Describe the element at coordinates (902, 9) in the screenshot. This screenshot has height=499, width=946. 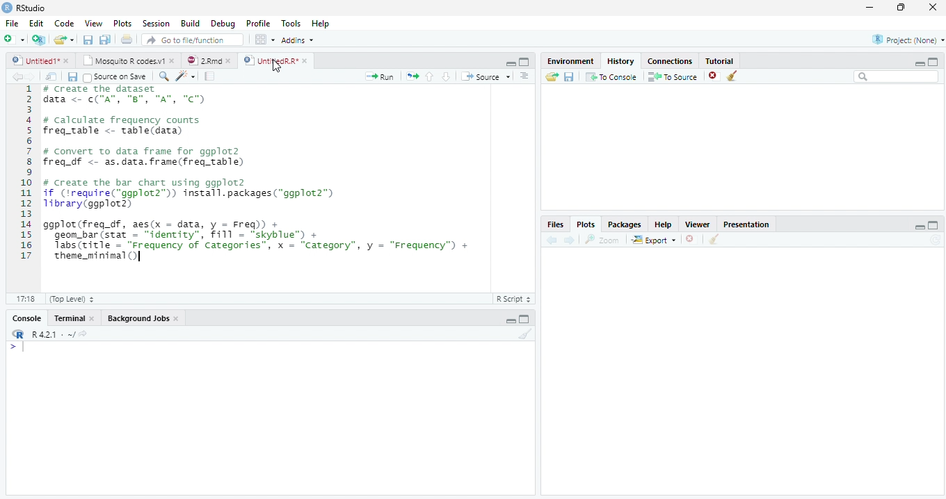
I see `Maximize` at that location.